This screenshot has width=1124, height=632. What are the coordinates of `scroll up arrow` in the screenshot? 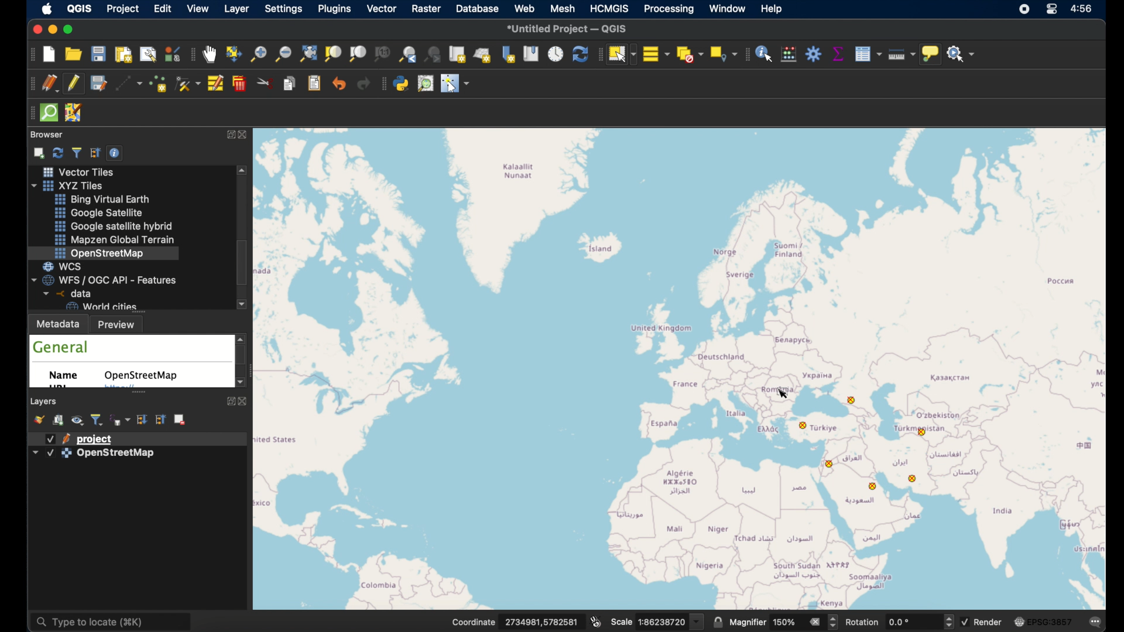 It's located at (242, 337).